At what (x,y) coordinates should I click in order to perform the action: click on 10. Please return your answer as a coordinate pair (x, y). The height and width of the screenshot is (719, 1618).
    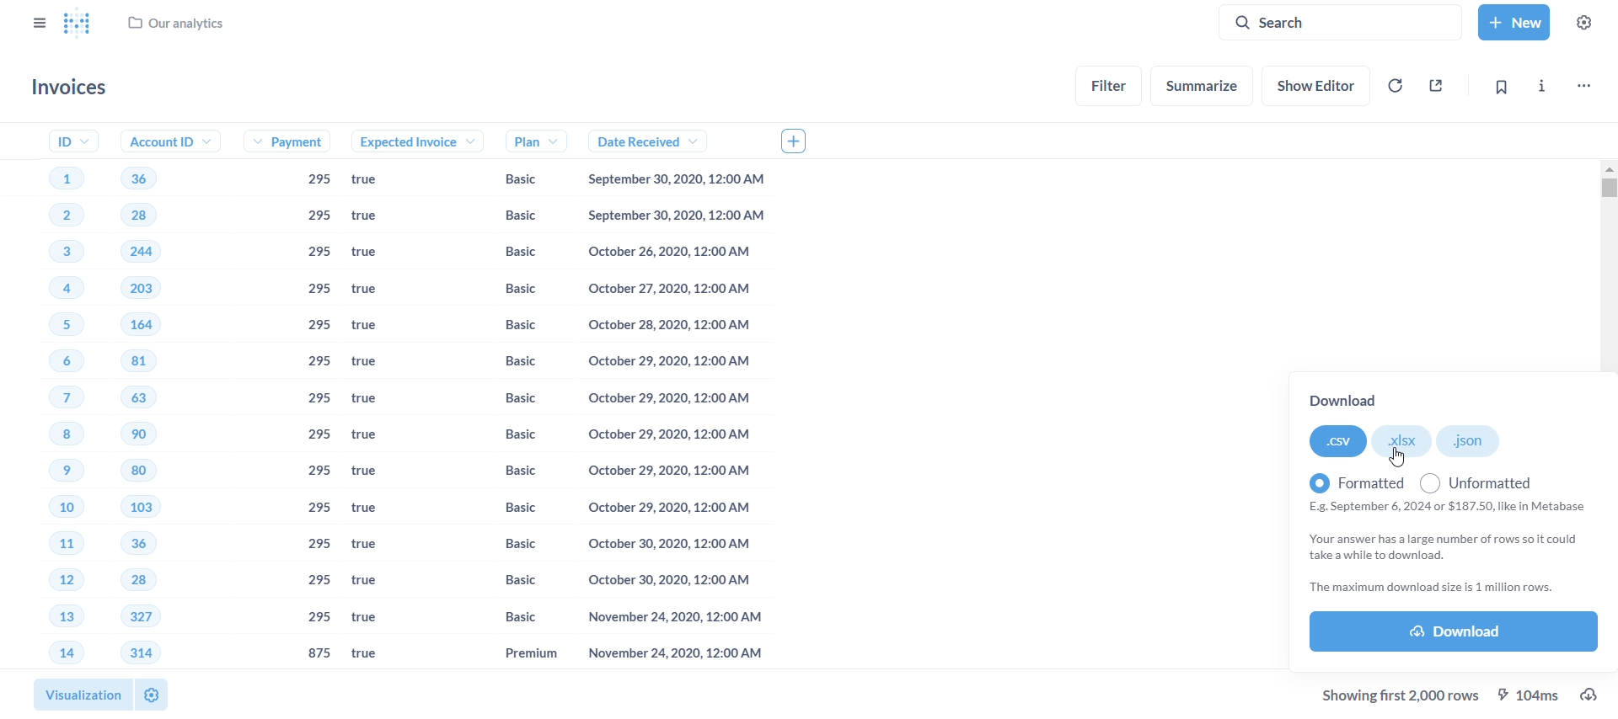
    Looking at the image, I should click on (51, 511).